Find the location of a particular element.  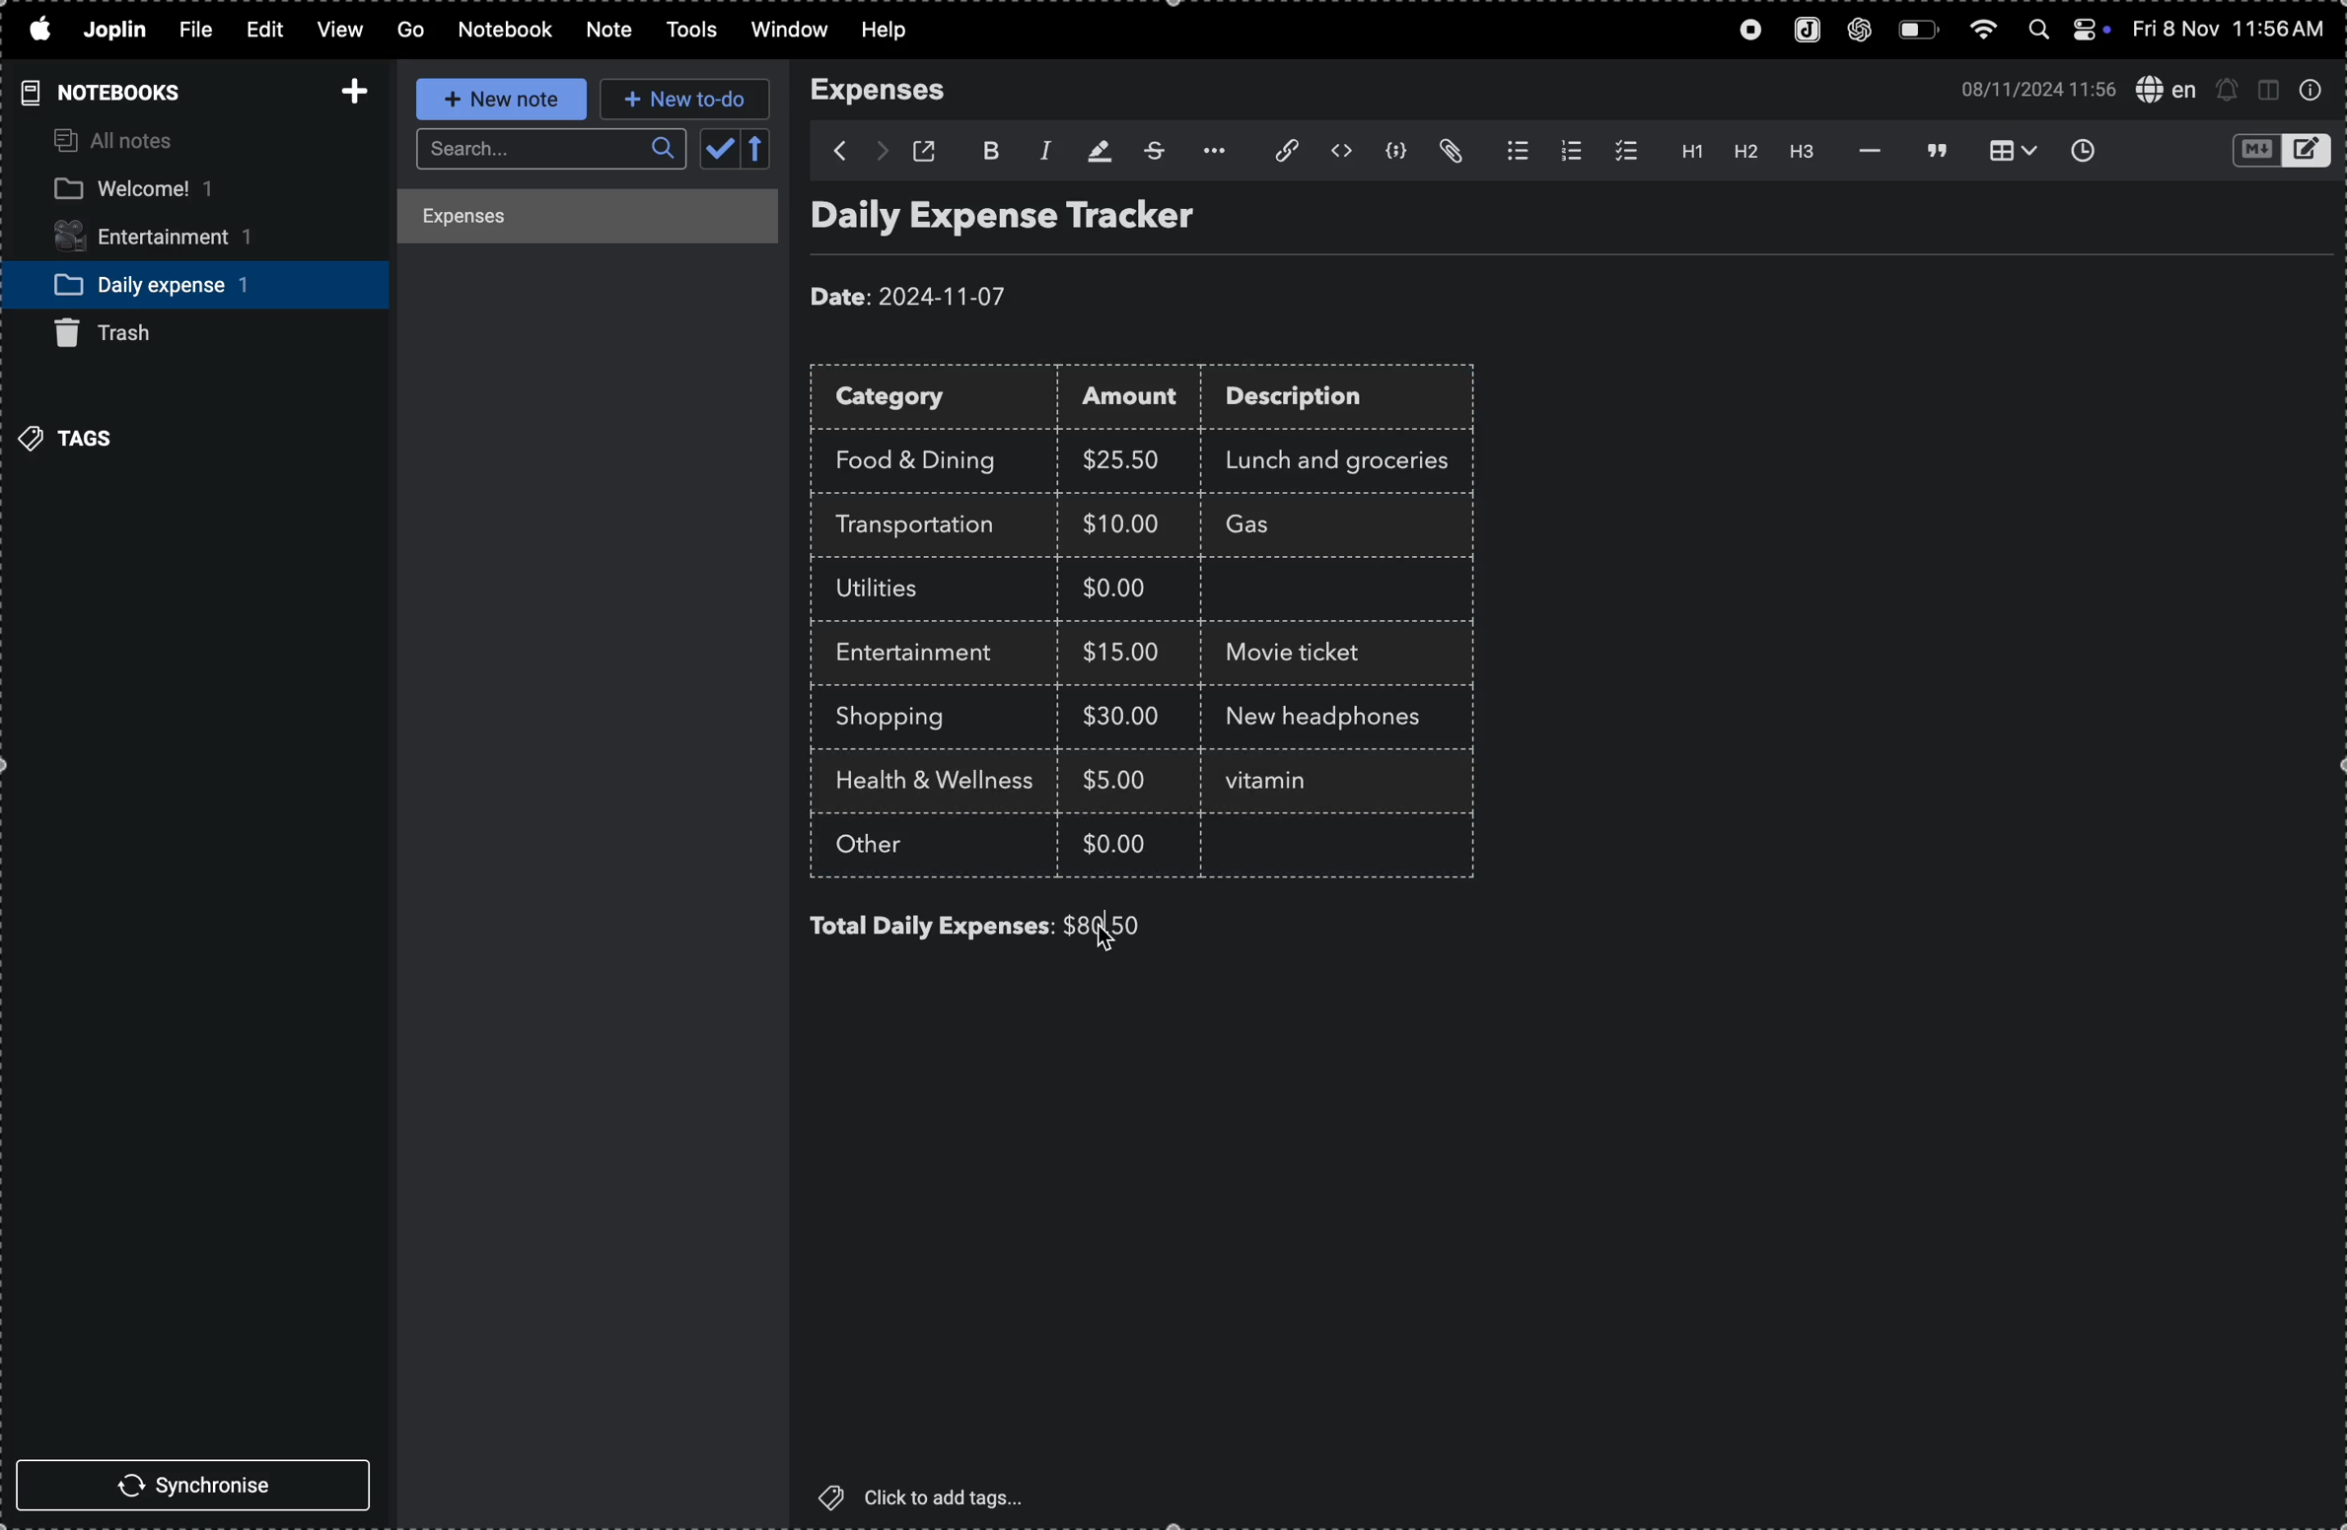

welcome notebook is located at coordinates (174, 190).